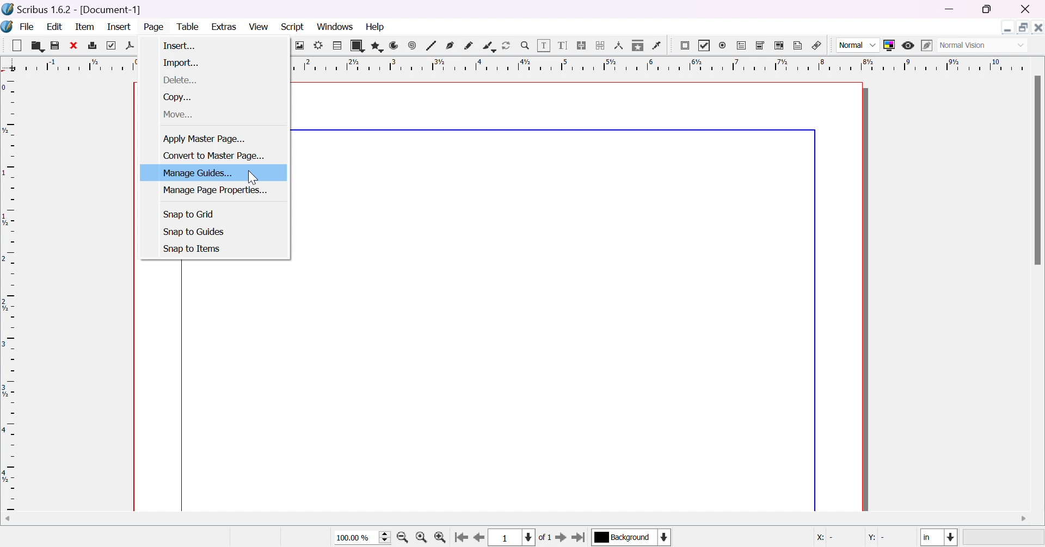  Describe the element at coordinates (190, 214) in the screenshot. I see `snap to grid` at that location.